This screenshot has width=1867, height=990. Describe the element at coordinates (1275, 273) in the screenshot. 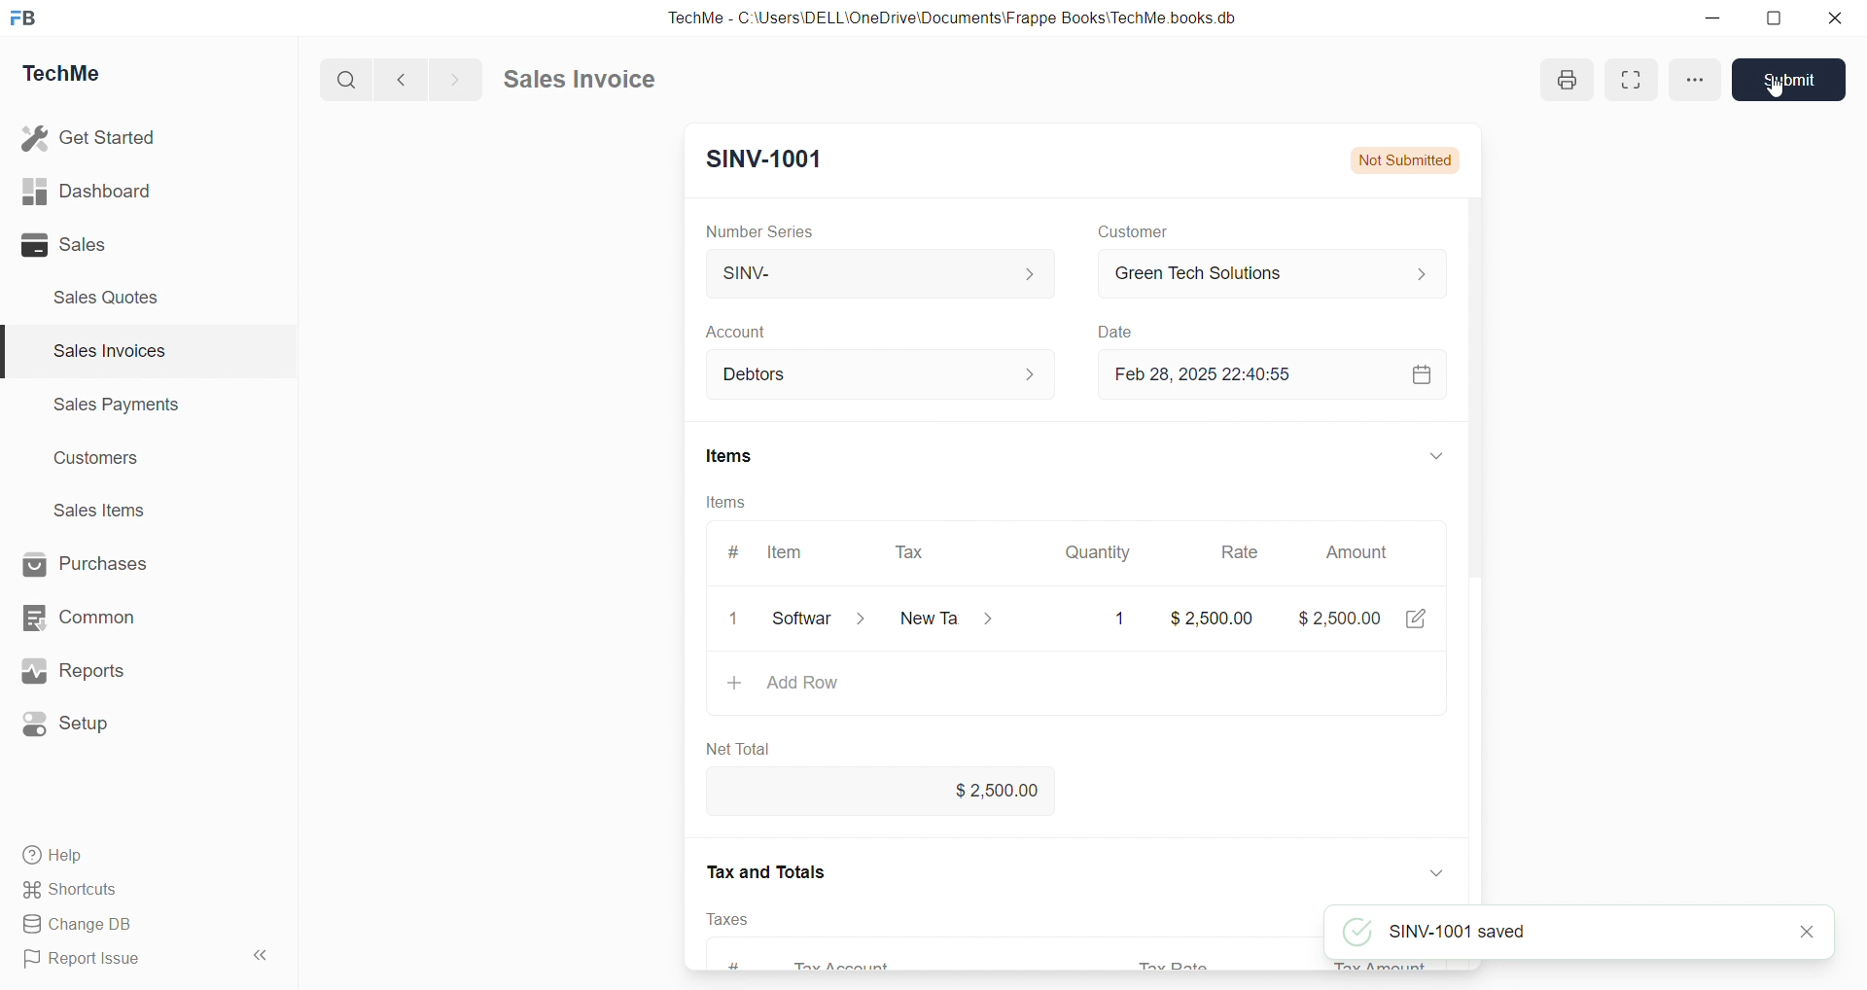

I see `Green Tech Solutions` at that location.